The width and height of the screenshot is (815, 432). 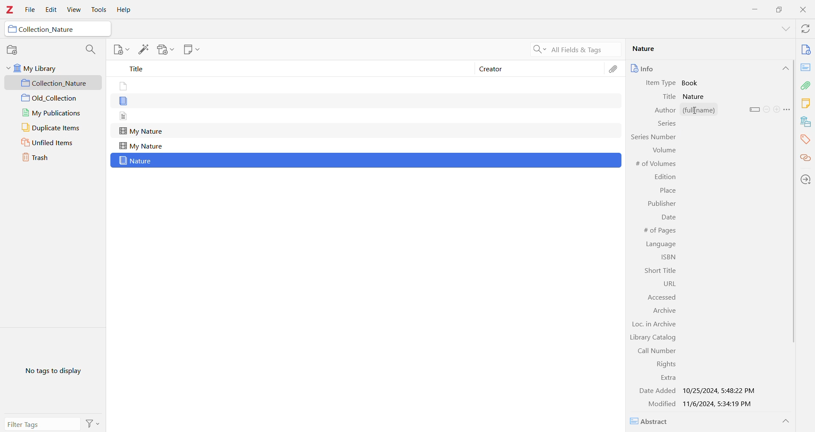 I want to click on Language, so click(x=662, y=244).